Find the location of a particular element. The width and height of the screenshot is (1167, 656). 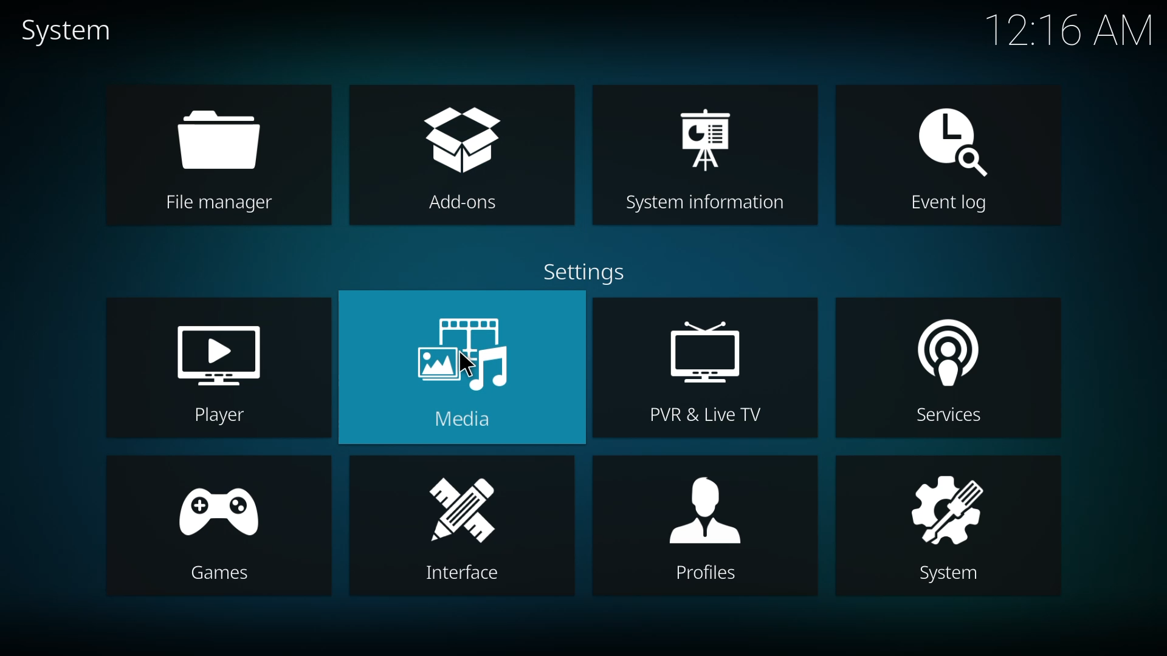

Media is located at coordinates (461, 420).